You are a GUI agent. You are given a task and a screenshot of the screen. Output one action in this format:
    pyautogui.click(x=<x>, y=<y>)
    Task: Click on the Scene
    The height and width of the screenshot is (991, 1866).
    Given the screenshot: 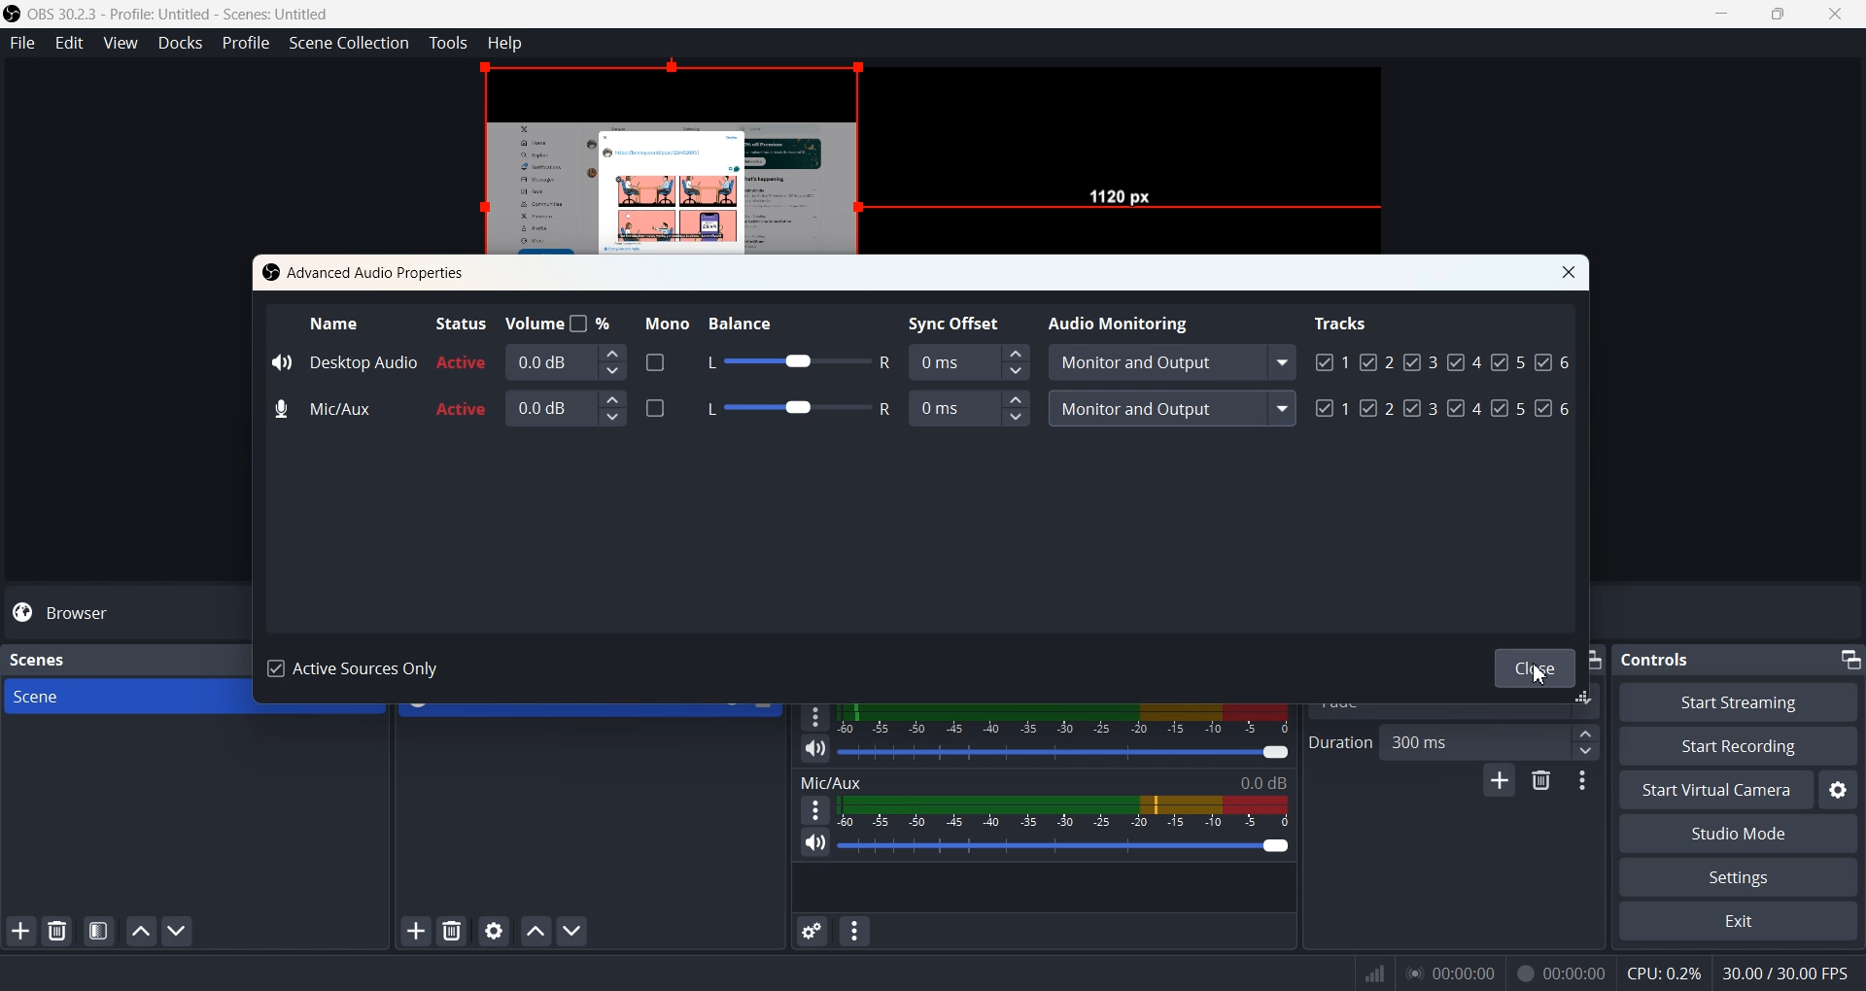 What is the action you would take?
    pyautogui.click(x=121, y=697)
    